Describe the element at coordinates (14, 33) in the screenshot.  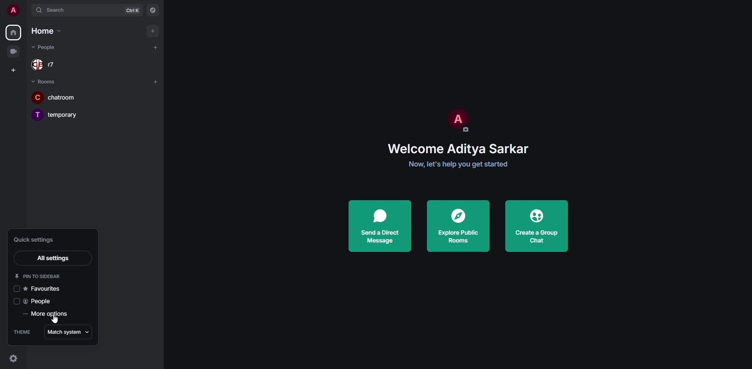
I see `home` at that location.